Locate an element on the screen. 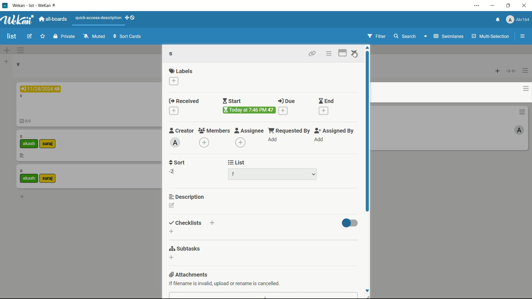 The image size is (532, 299). star this board is located at coordinates (42, 36).